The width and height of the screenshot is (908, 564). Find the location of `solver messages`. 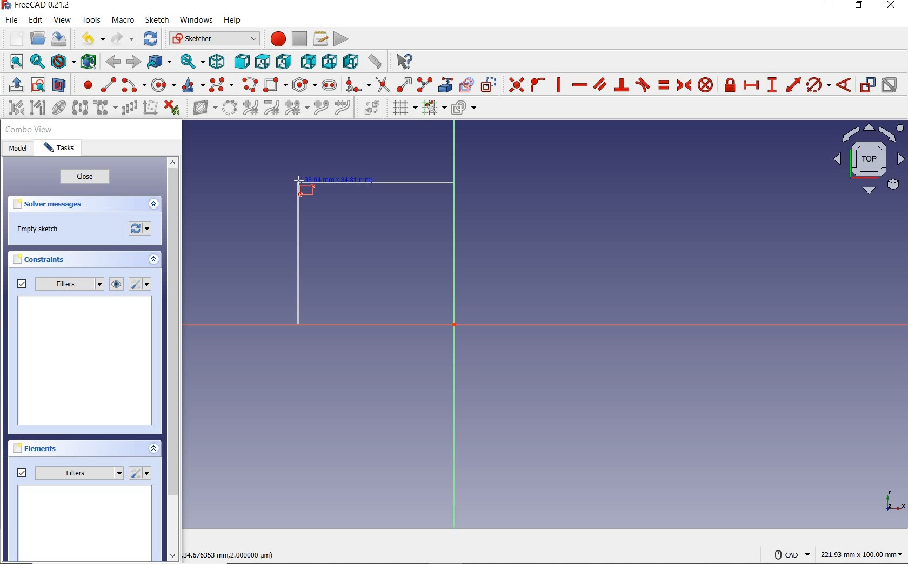

solver messages is located at coordinates (66, 205).